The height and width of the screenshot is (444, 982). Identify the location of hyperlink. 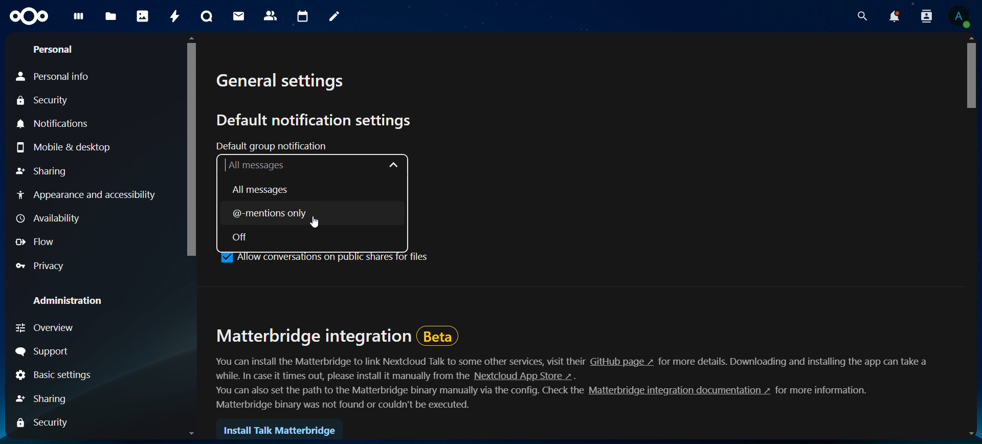
(676, 392).